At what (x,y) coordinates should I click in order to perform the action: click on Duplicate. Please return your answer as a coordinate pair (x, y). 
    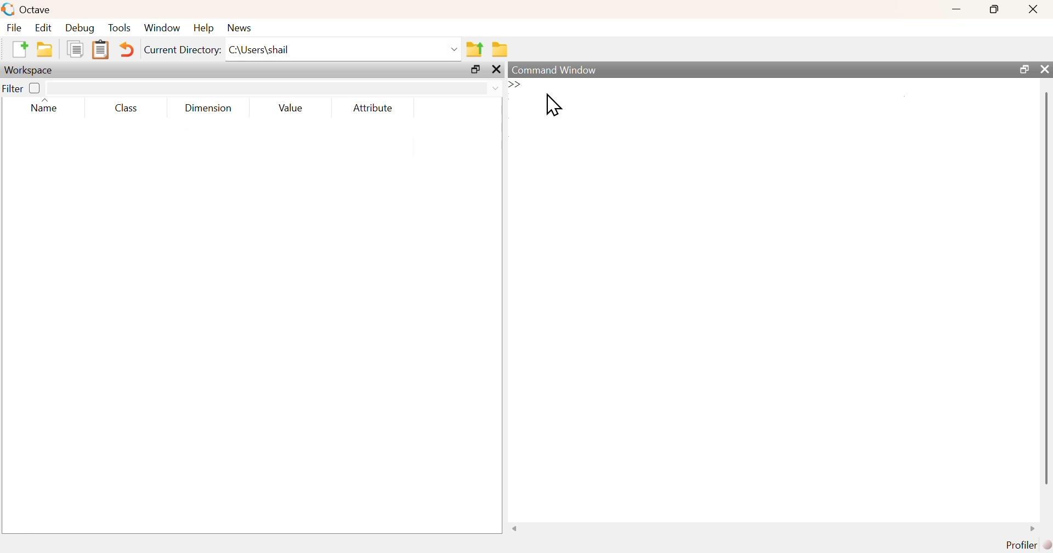
    Looking at the image, I should click on (76, 50).